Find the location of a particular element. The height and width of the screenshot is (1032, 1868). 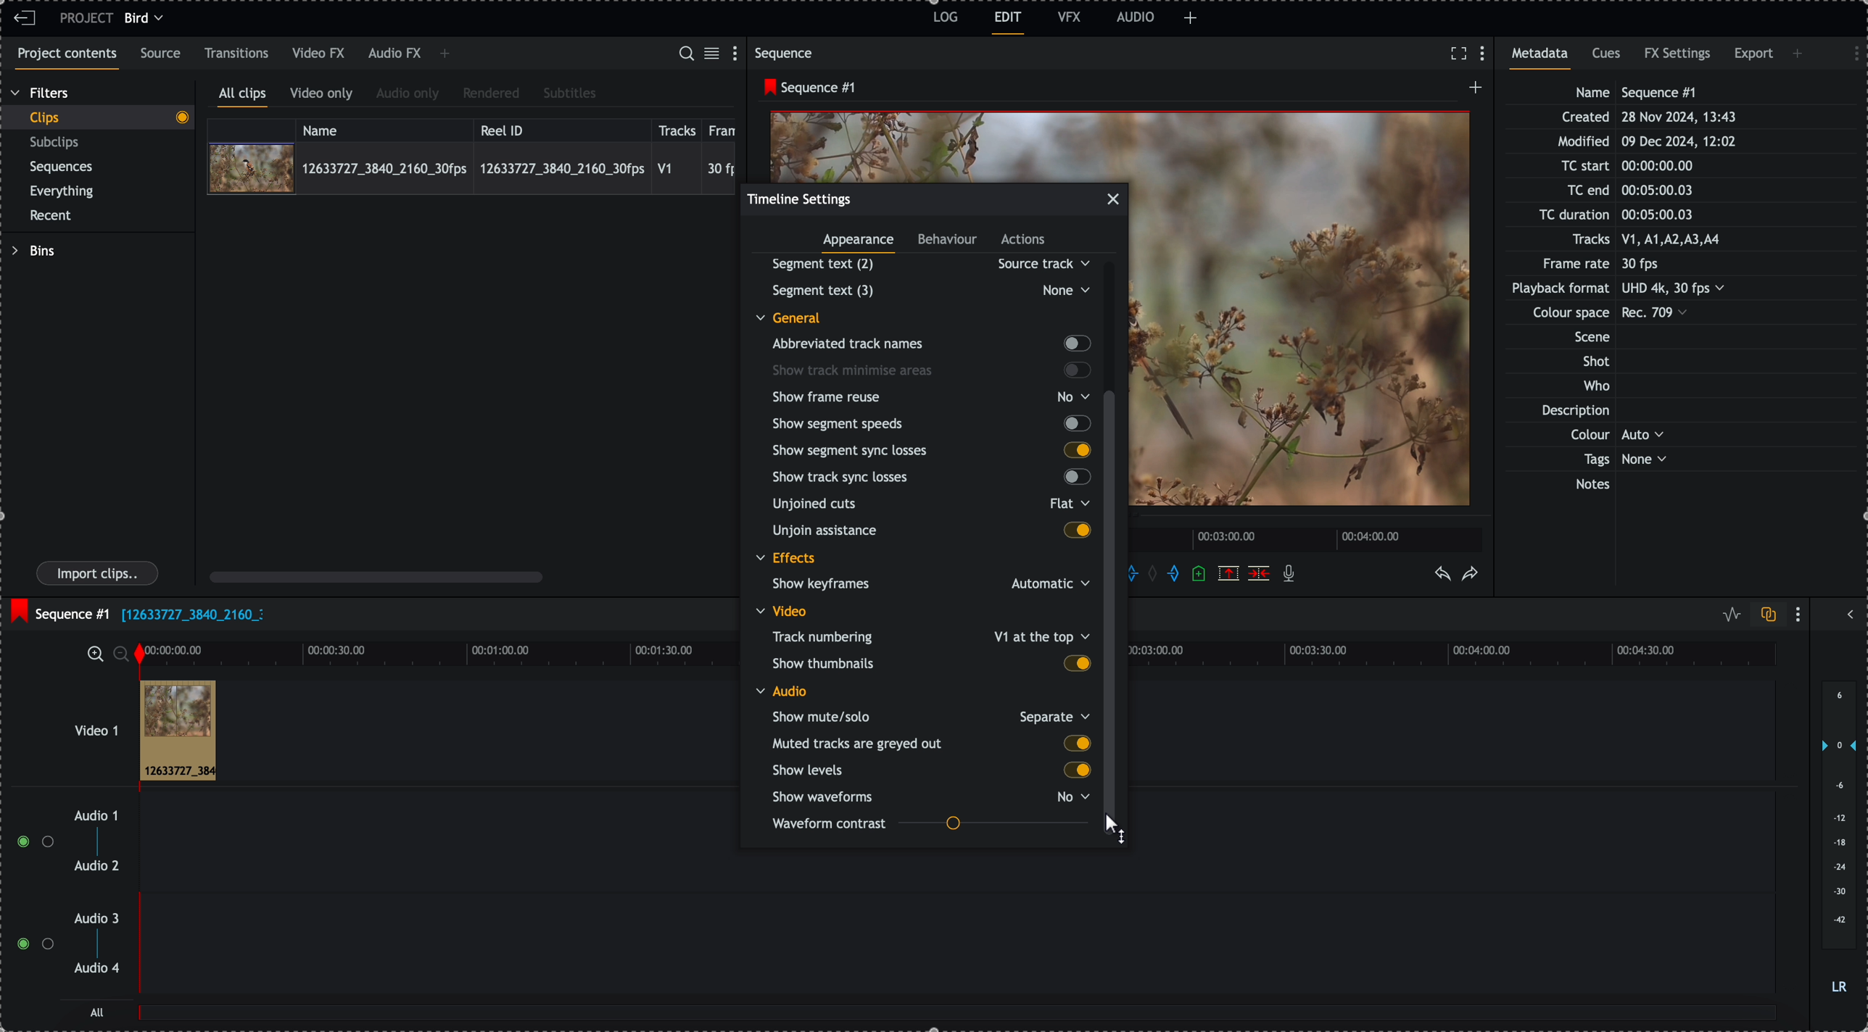

add in marks is located at coordinates (1143, 572).